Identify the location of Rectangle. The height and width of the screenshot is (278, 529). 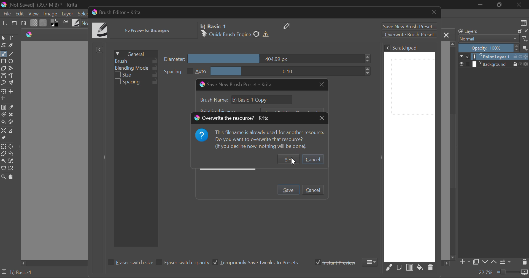
(4, 62).